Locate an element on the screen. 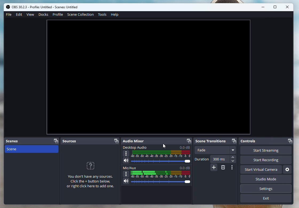 Image resolution: width=299 pixels, height=208 pixels. Scene Transitions is located at coordinates (216, 141).